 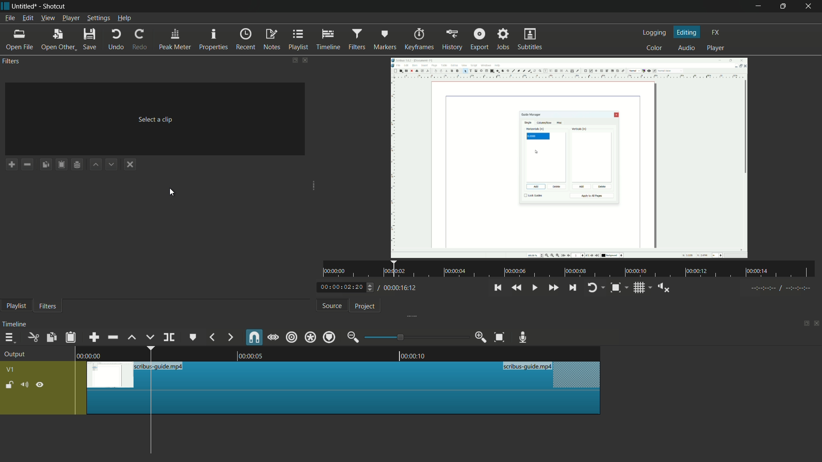 I want to click on timeline, so click(x=329, y=39).